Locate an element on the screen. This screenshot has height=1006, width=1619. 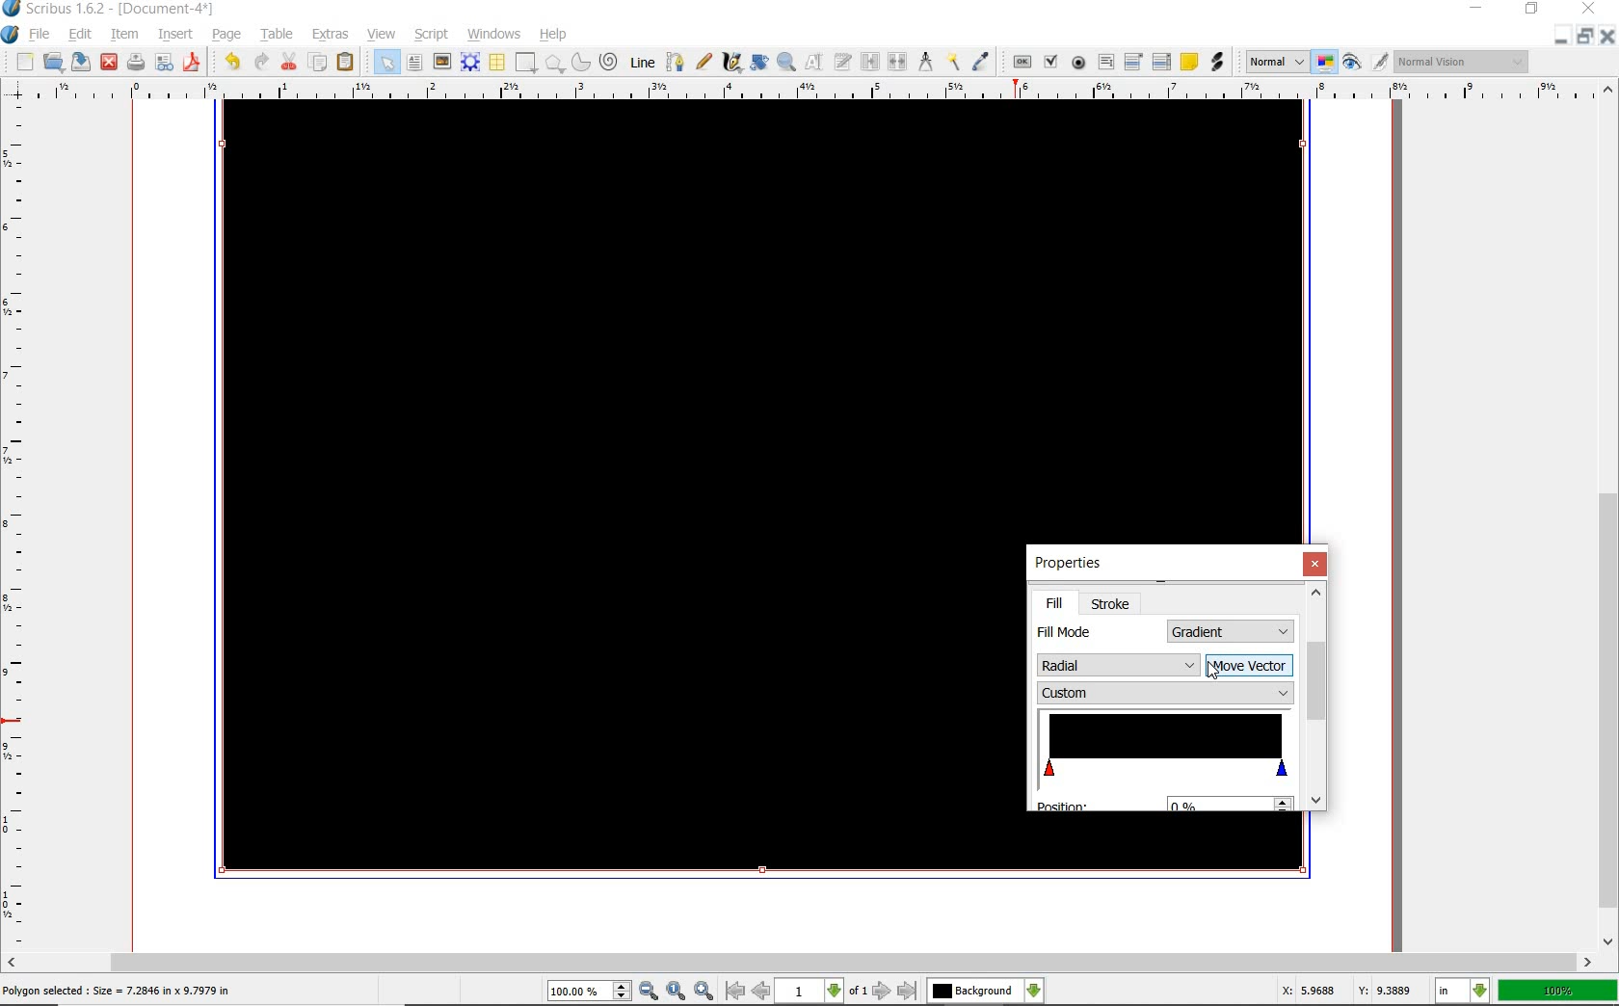
Normal is located at coordinates (1276, 62).